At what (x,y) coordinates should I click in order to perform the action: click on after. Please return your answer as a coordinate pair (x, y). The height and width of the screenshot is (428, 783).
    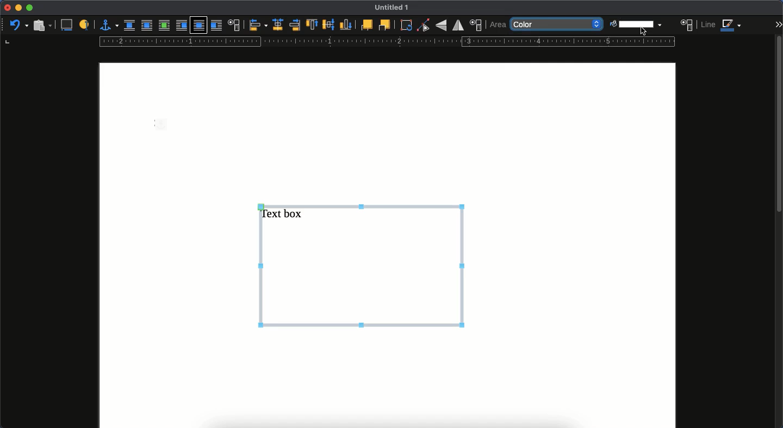
    Looking at the image, I should click on (217, 27).